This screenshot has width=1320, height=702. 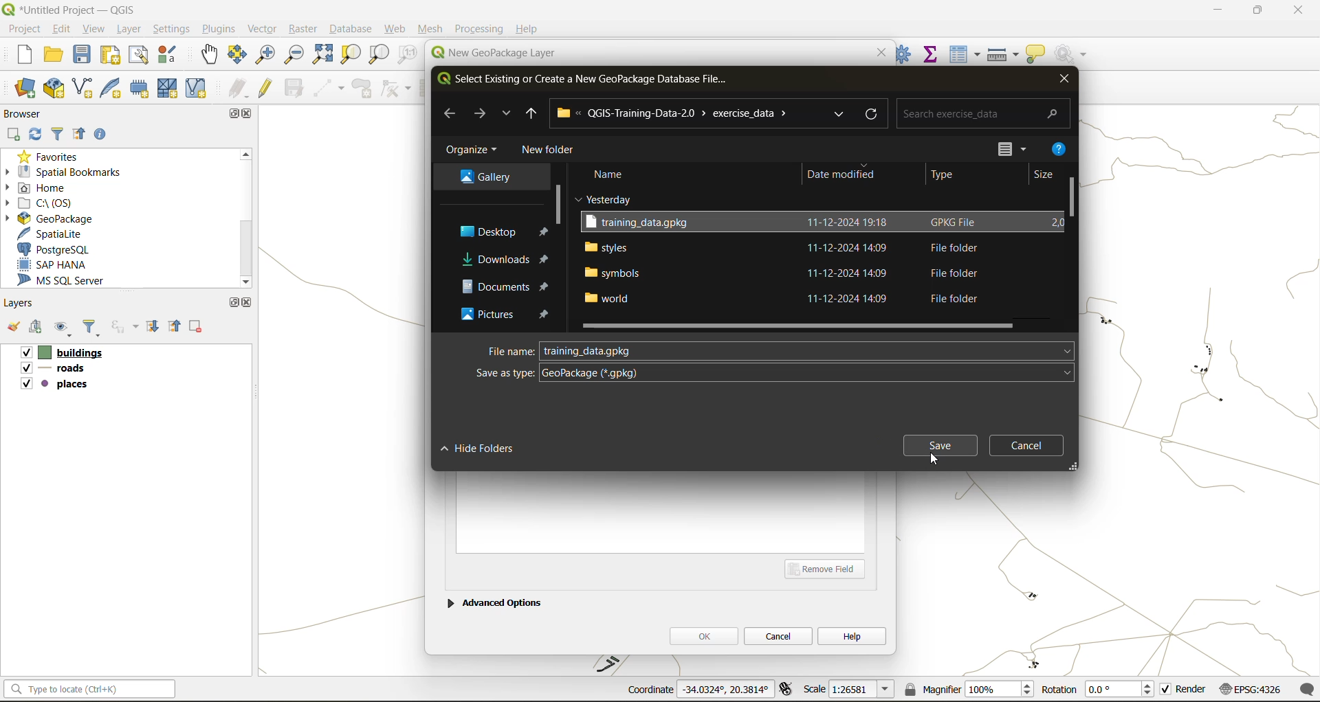 What do you see at coordinates (697, 690) in the screenshot?
I see `coordinates` at bounding box center [697, 690].